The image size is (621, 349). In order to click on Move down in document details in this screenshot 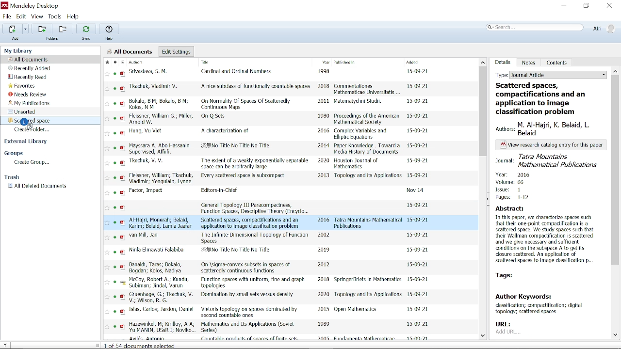, I will do `click(616, 335)`.